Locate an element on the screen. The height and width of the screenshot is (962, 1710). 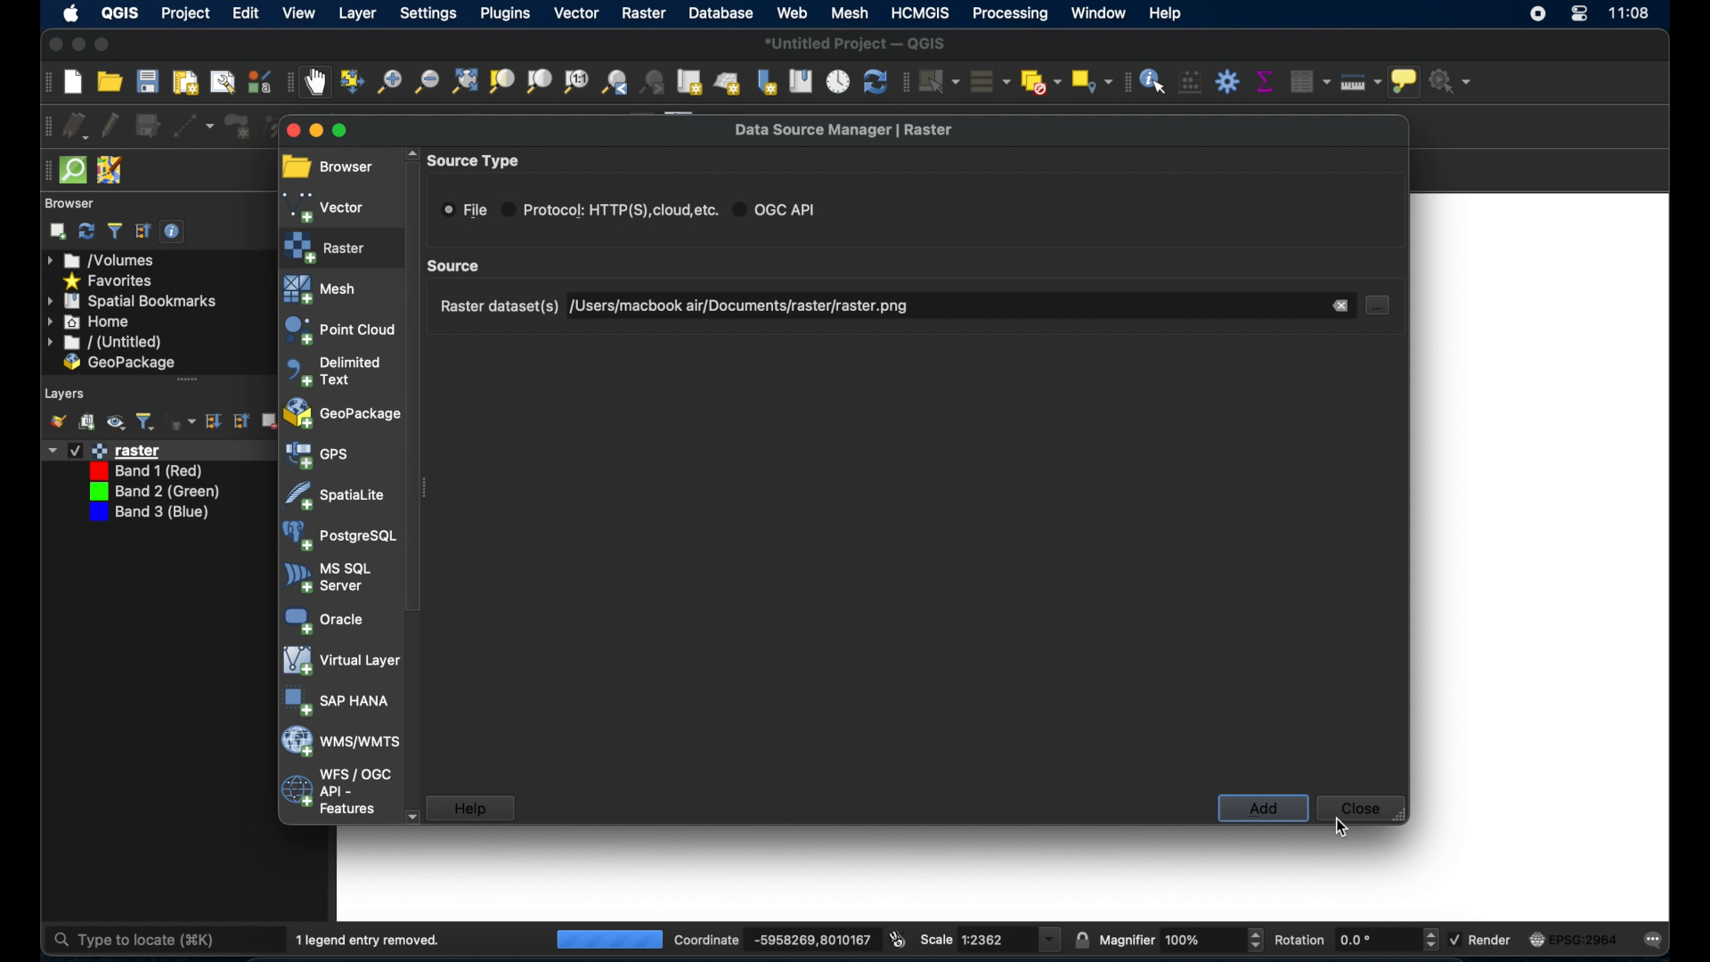
 is located at coordinates (1188, 940).